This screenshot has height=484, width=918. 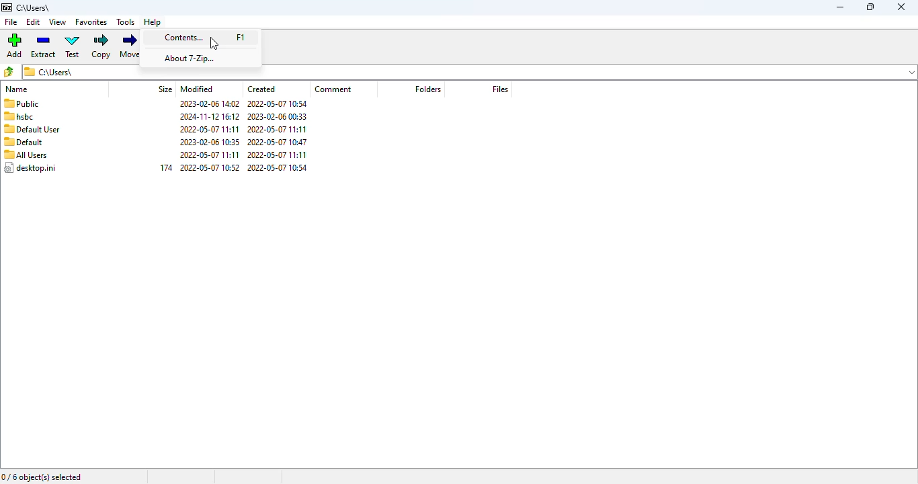 I want to click on current folder, so click(x=459, y=73).